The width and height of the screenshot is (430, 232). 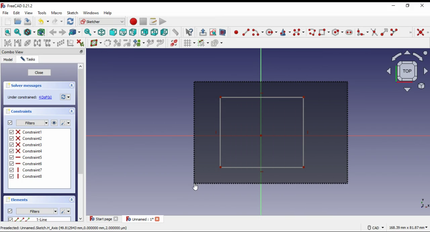 What do you see at coordinates (91, 13) in the screenshot?
I see `windows` at bounding box center [91, 13].